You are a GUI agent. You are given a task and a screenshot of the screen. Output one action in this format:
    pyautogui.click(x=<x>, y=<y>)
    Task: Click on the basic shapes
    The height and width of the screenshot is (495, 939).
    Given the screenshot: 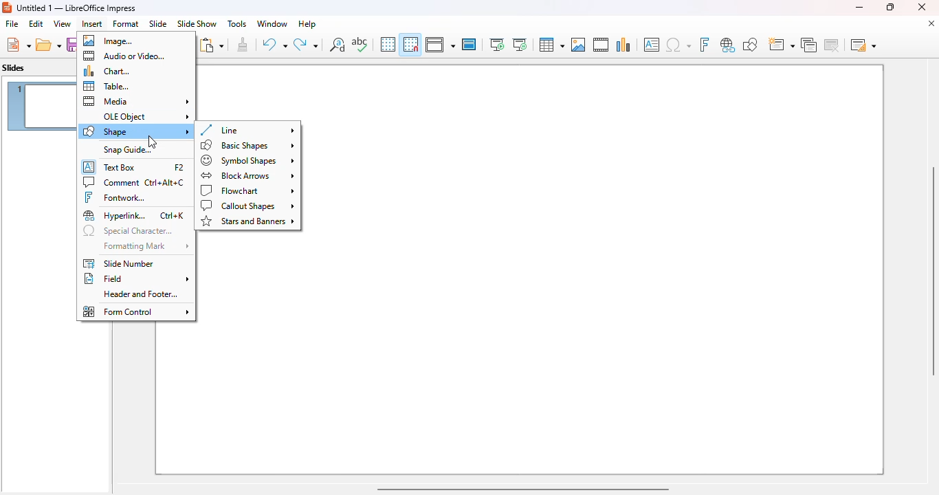 What is the action you would take?
    pyautogui.click(x=248, y=145)
    